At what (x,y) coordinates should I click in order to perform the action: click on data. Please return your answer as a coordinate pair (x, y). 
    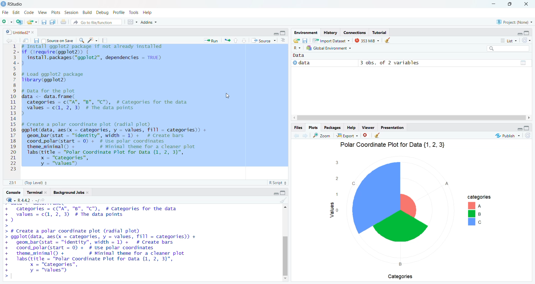
    Looking at the image, I should click on (298, 56).